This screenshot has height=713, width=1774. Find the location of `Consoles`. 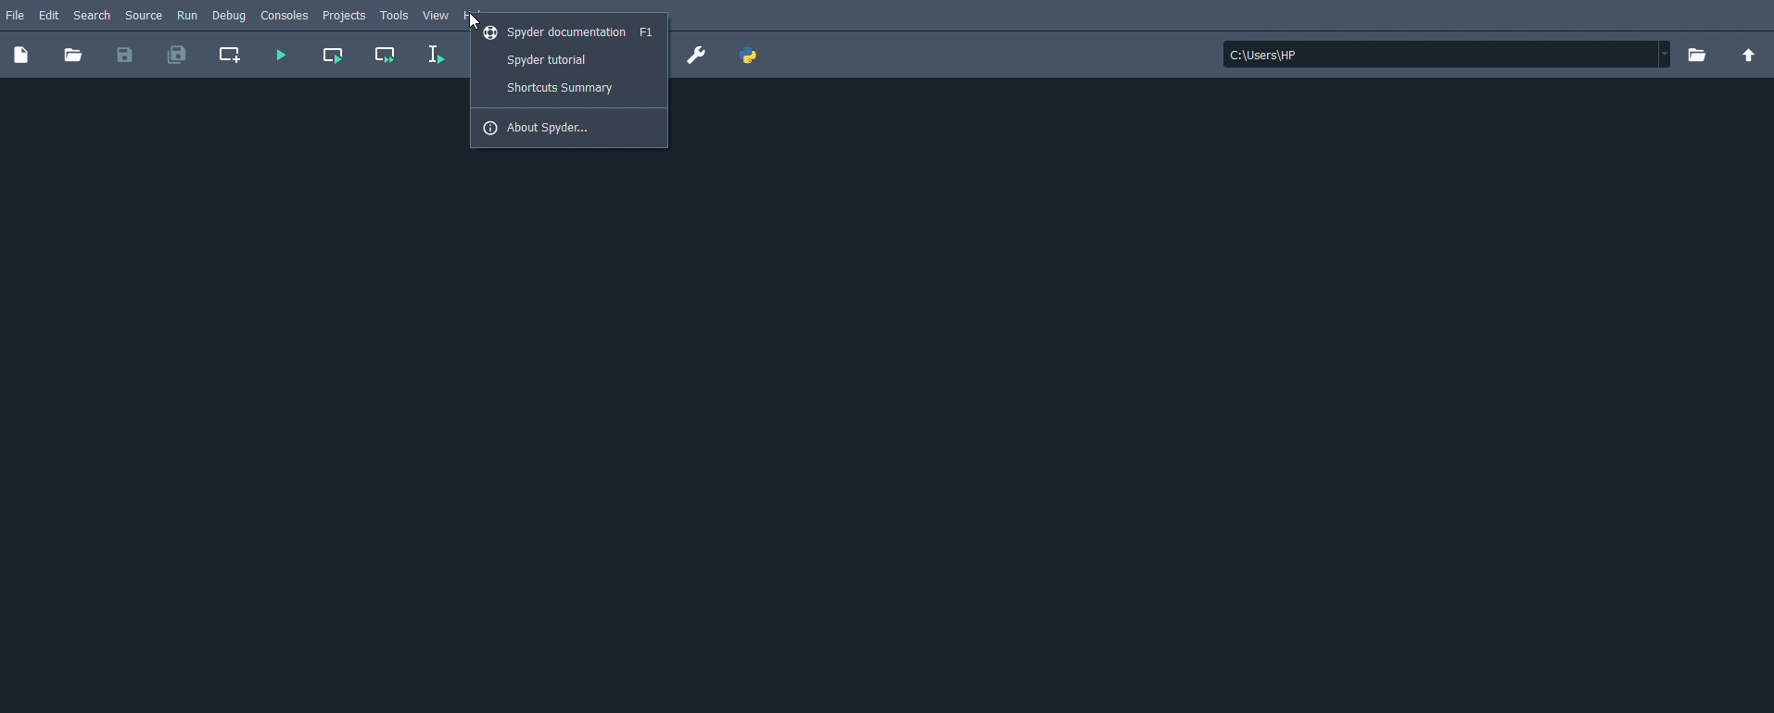

Consoles is located at coordinates (285, 17).